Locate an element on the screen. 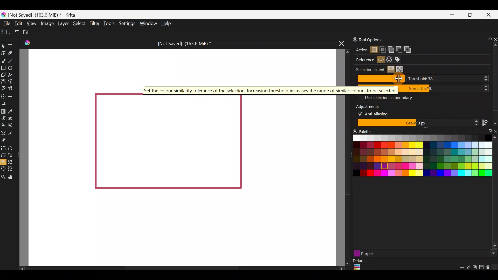 Image resolution: width=498 pixels, height=280 pixels. Filter is located at coordinates (94, 23).